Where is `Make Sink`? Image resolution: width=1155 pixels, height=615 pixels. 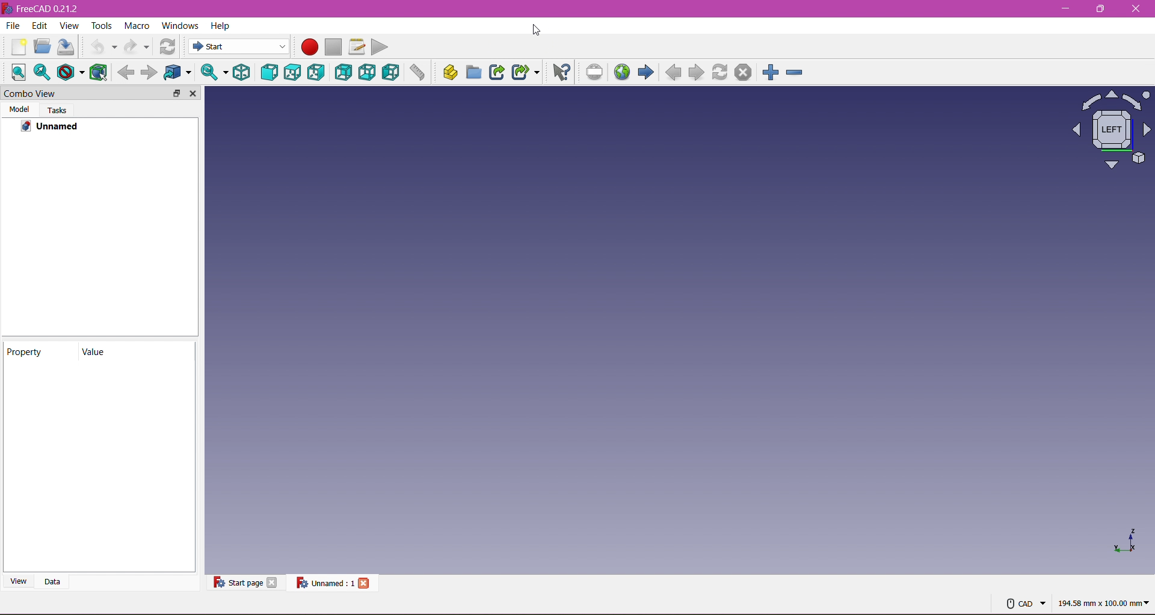
Make Sink is located at coordinates (496, 71).